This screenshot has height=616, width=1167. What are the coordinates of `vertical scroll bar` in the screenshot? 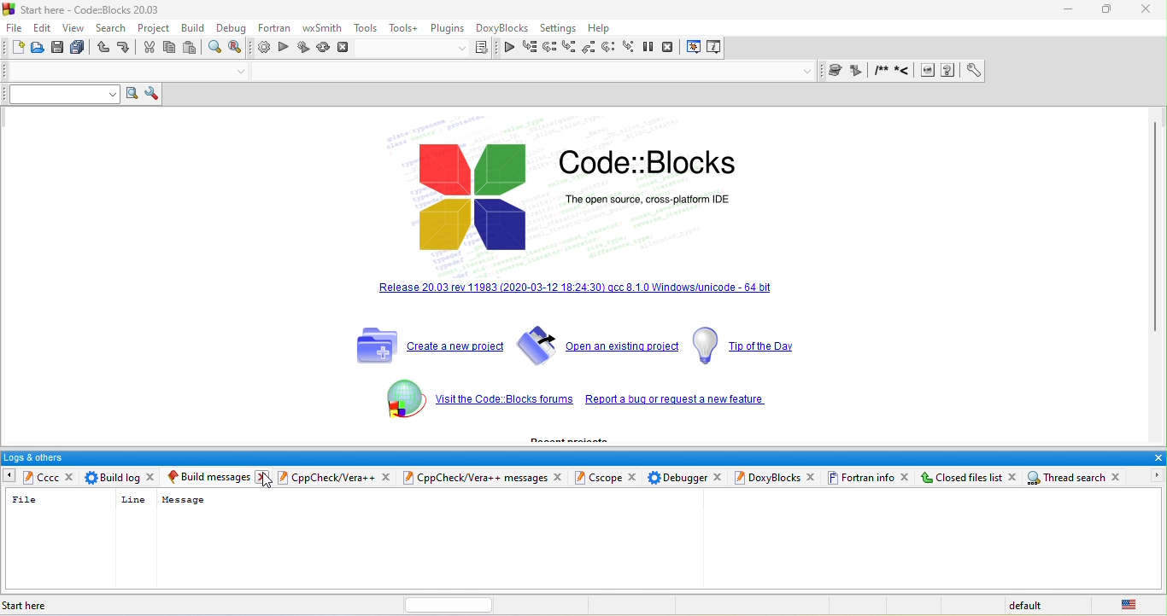 It's located at (1159, 230).